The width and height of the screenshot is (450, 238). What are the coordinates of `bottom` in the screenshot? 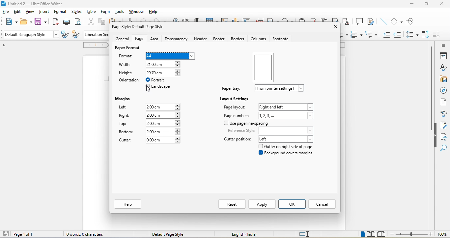 It's located at (127, 133).